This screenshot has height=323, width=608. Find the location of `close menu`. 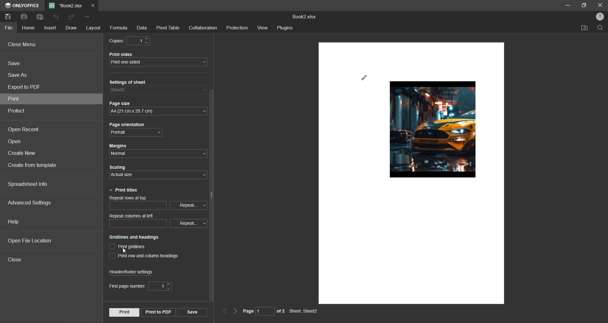

close menu is located at coordinates (37, 45).